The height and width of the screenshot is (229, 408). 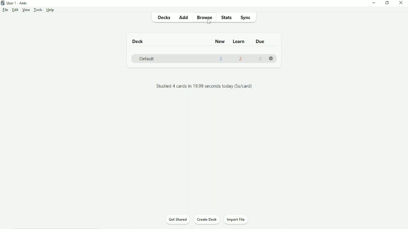 What do you see at coordinates (26, 10) in the screenshot?
I see `View` at bounding box center [26, 10].